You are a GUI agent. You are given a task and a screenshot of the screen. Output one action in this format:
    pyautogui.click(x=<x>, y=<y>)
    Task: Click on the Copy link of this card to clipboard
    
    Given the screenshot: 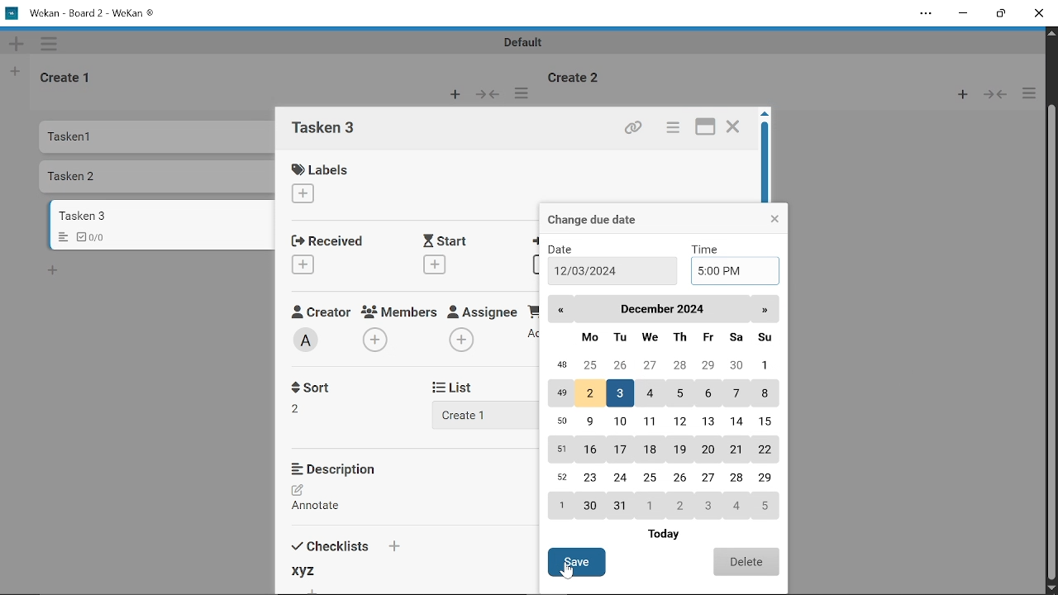 What is the action you would take?
    pyautogui.click(x=631, y=128)
    